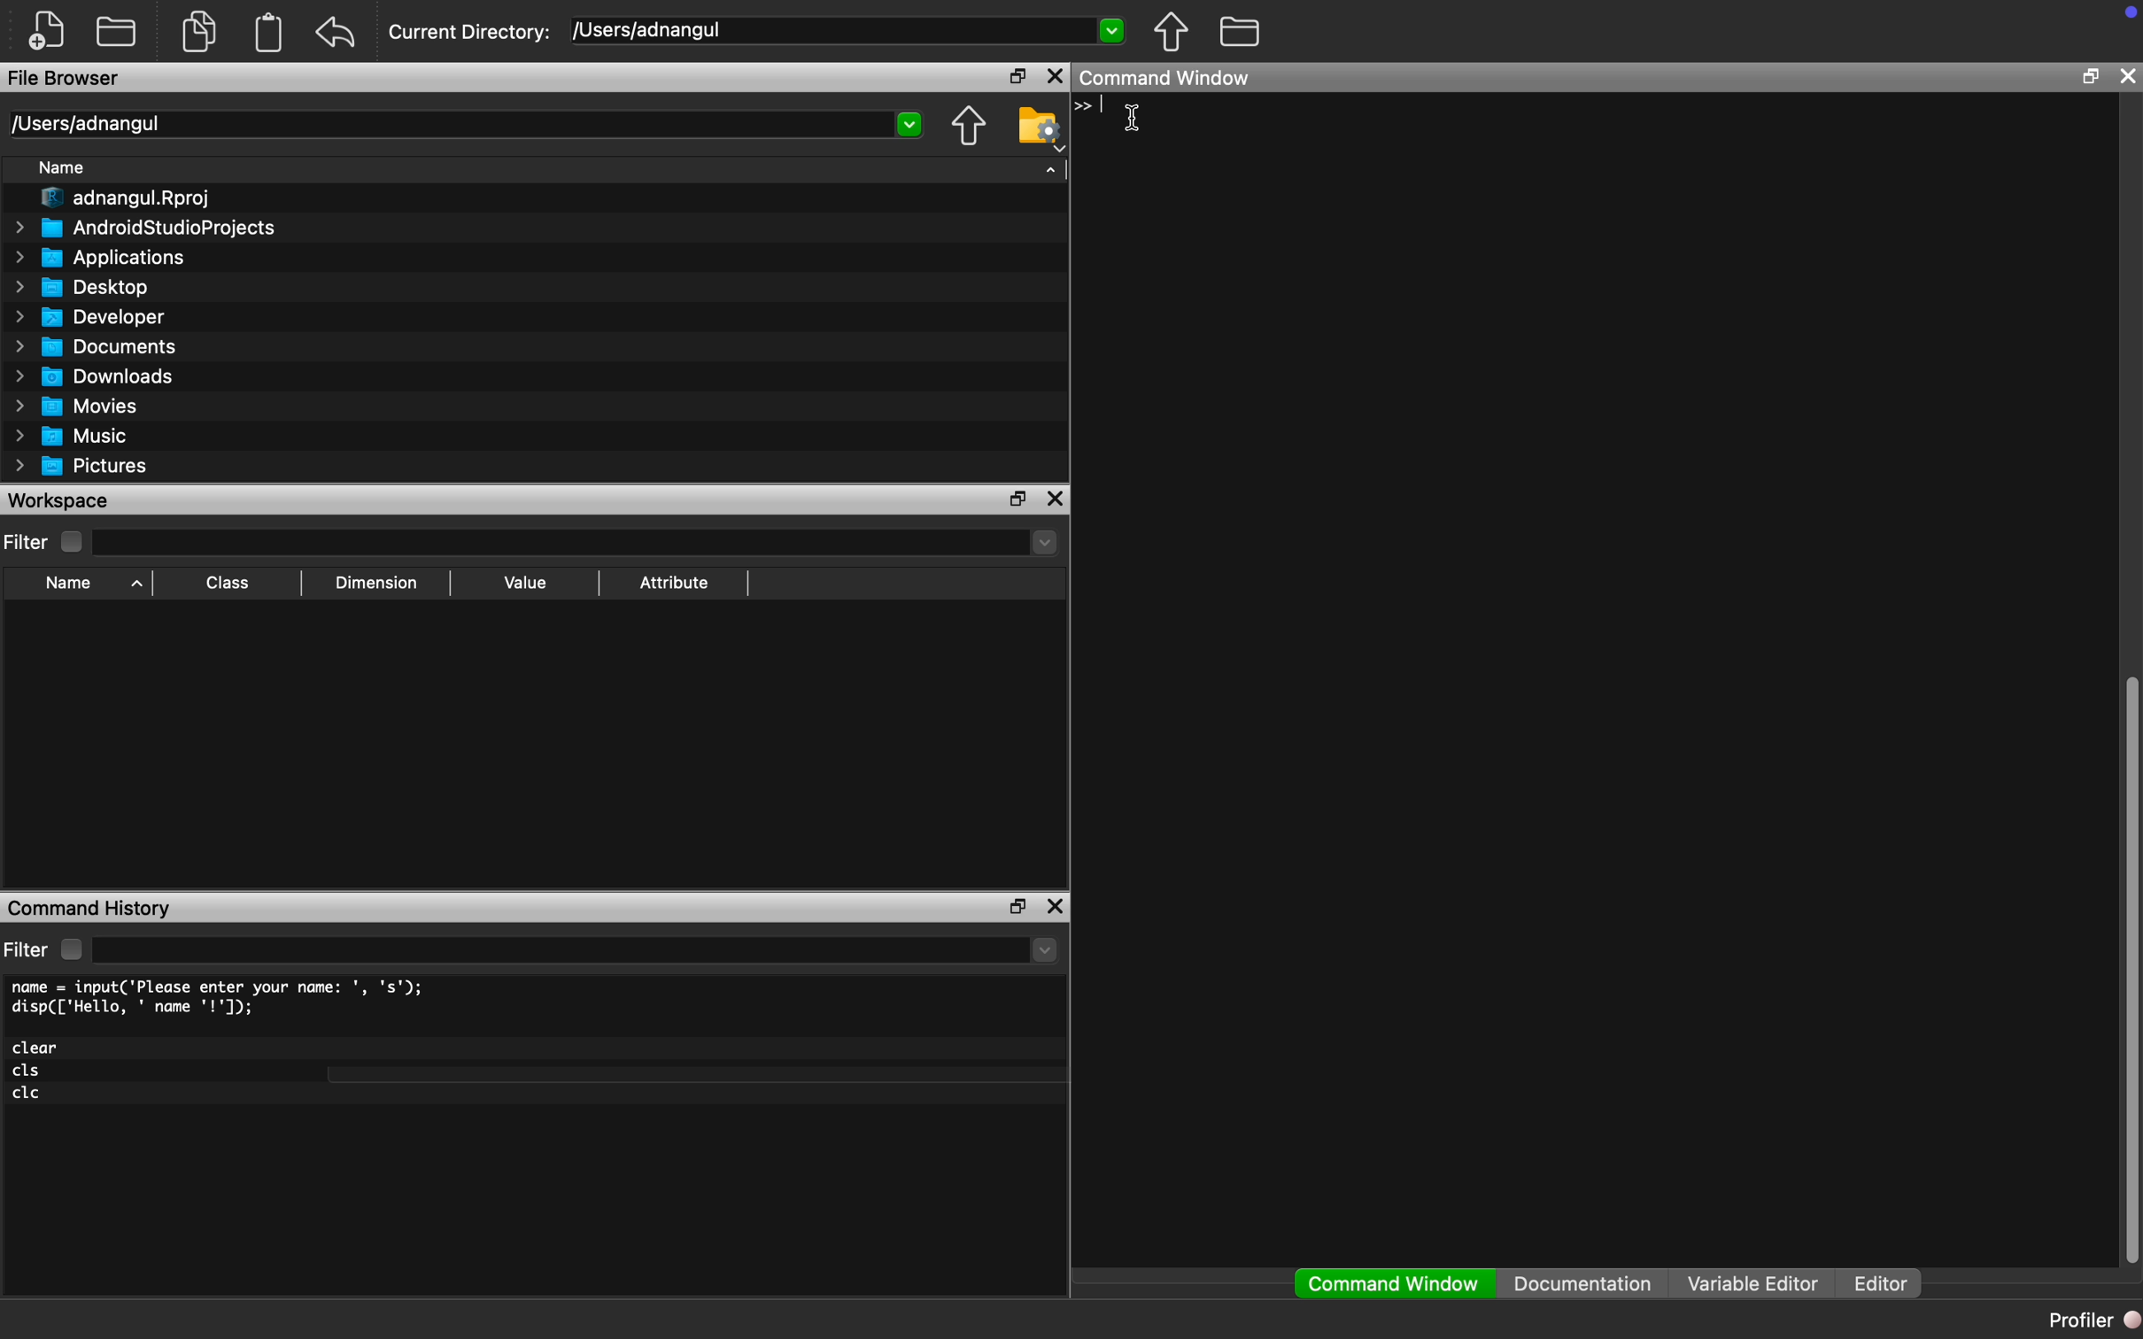 The height and width of the screenshot is (1339, 2143). What do you see at coordinates (28, 1072) in the screenshot?
I see `cls` at bounding box center [28, 1072].